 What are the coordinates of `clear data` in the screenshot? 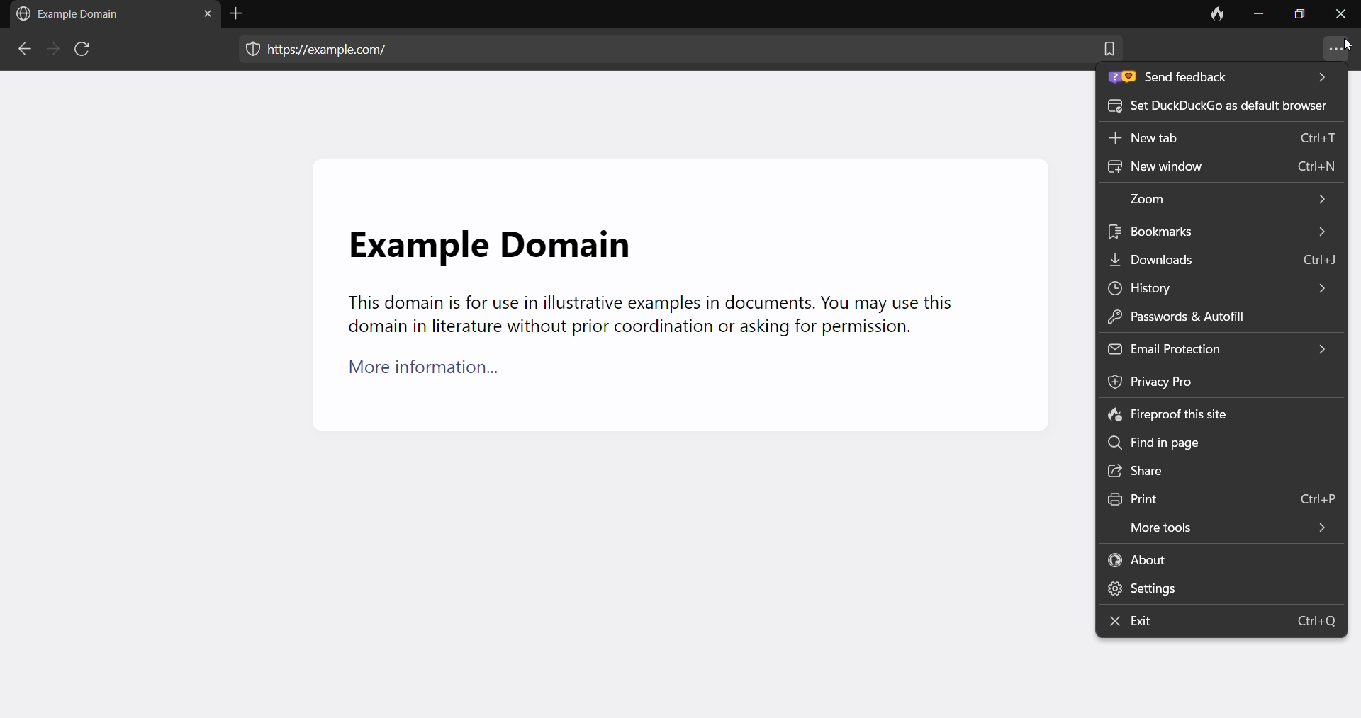 It's located at (1216, 16).